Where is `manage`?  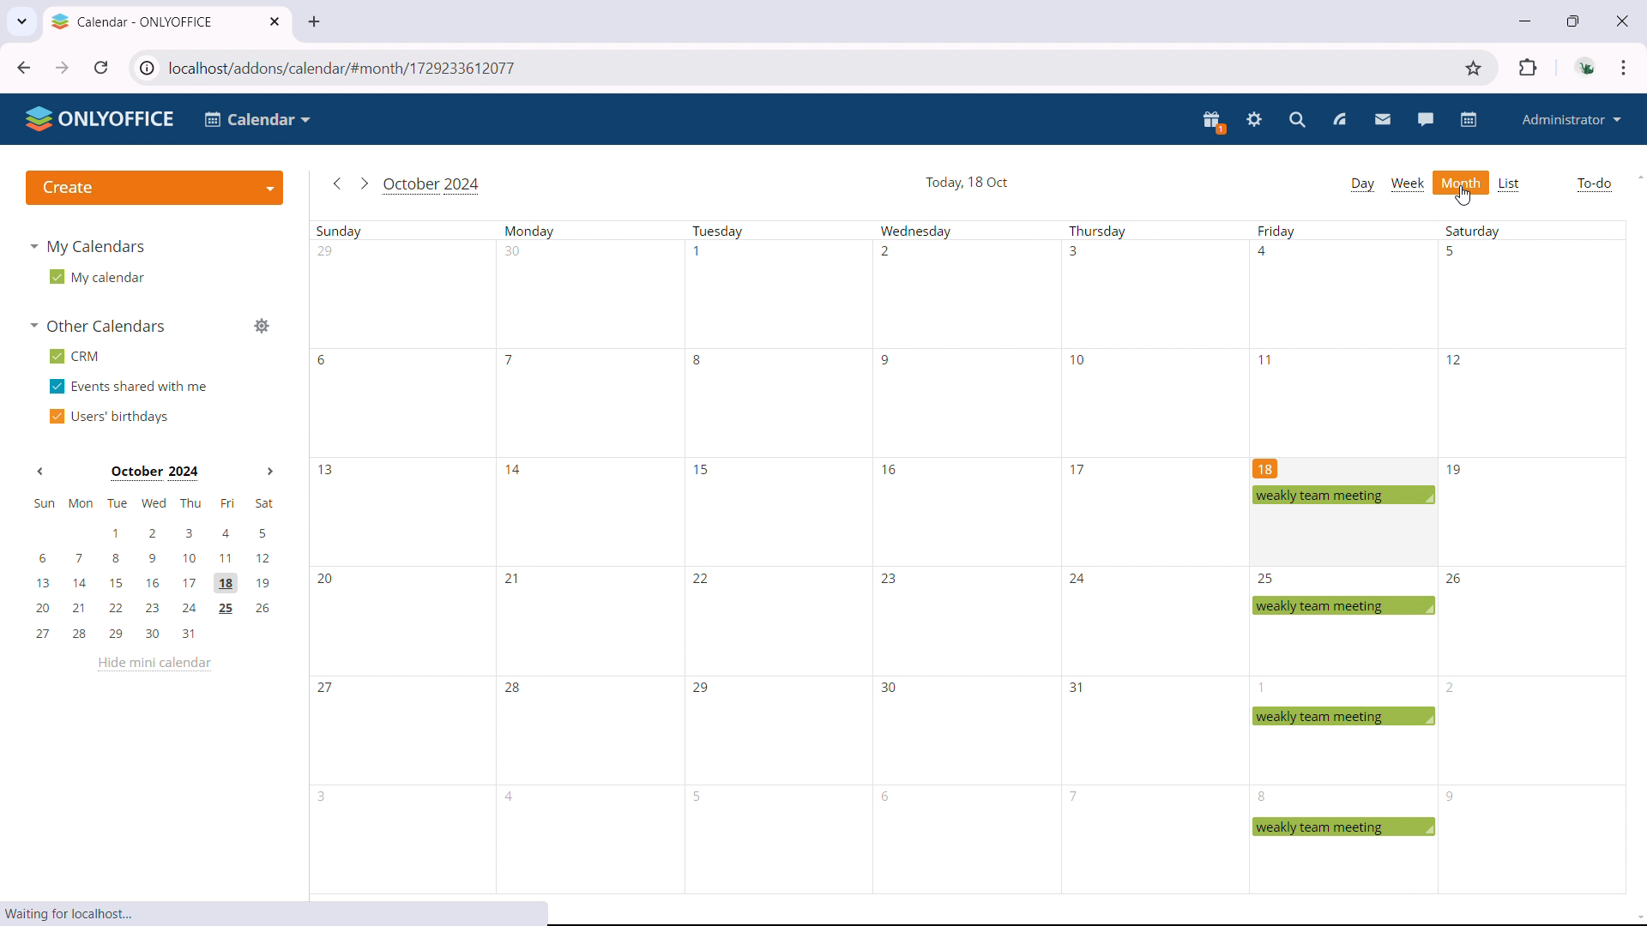
manage is located at coordinates (261, 325).